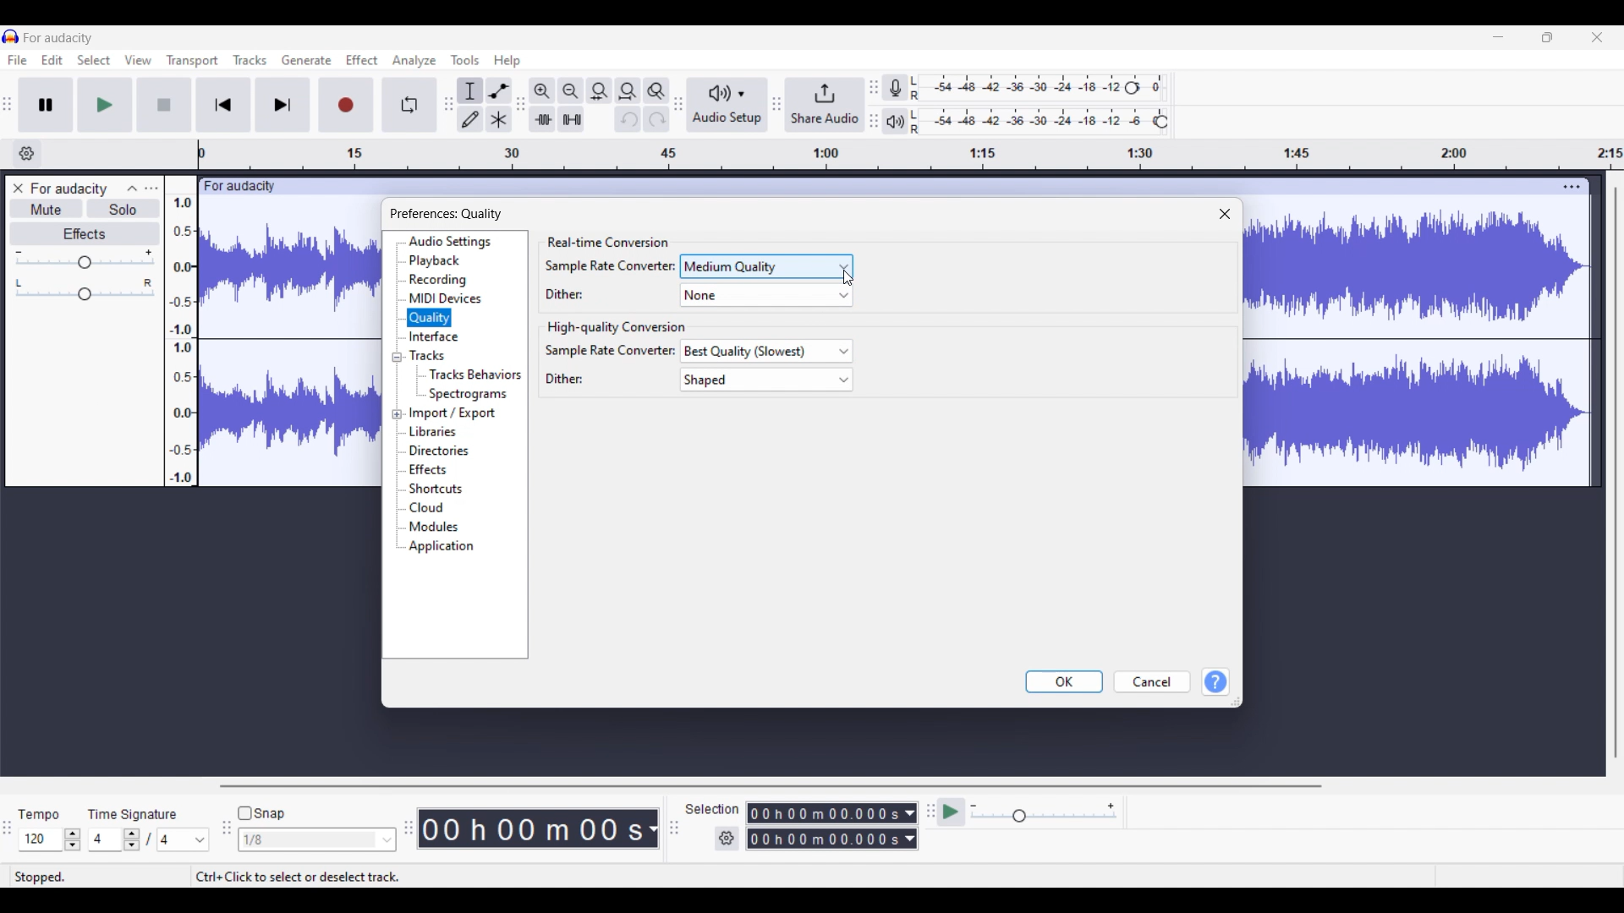 The height and width of the screenshot is (913, 1624). I want to click on 0, so click(1160, 83).